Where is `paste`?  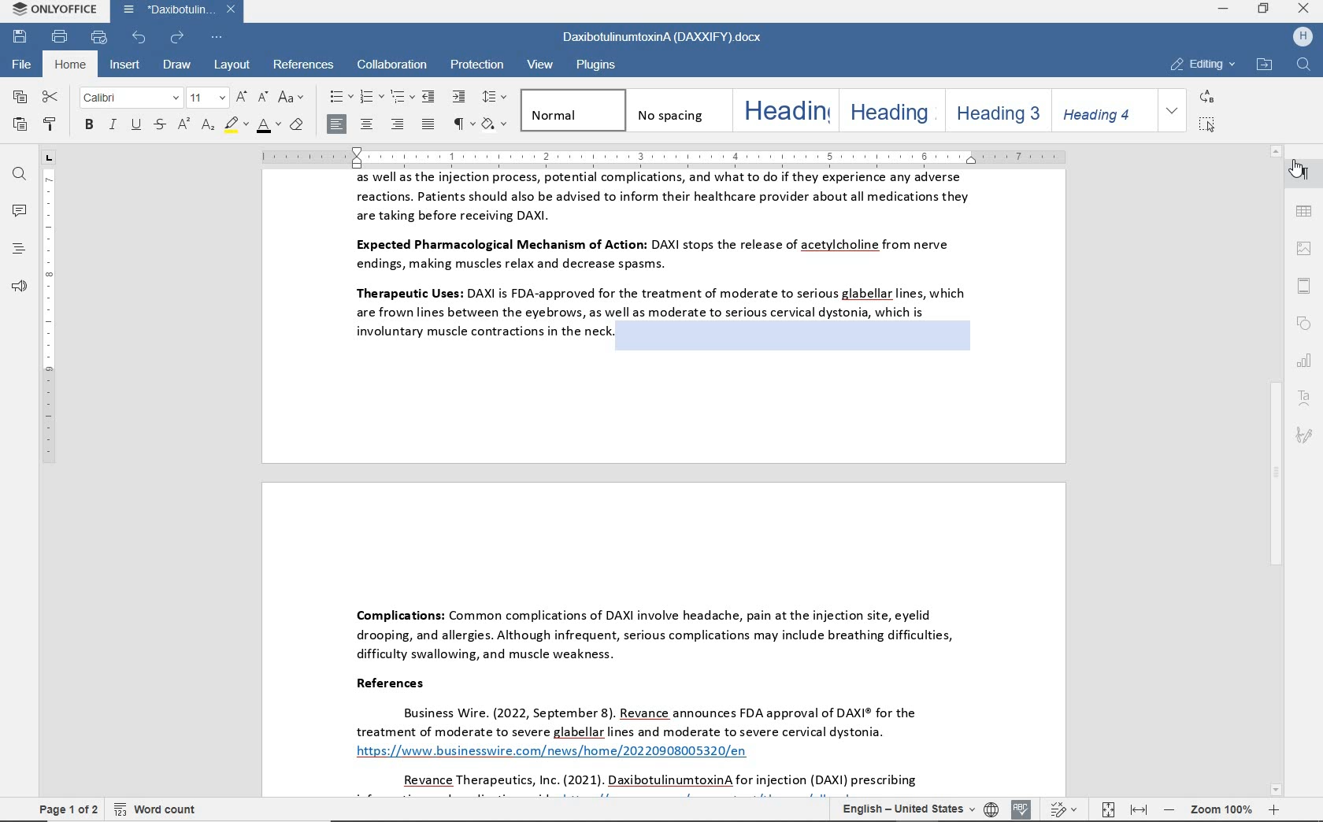 paste is located at coordinates (20, 126).